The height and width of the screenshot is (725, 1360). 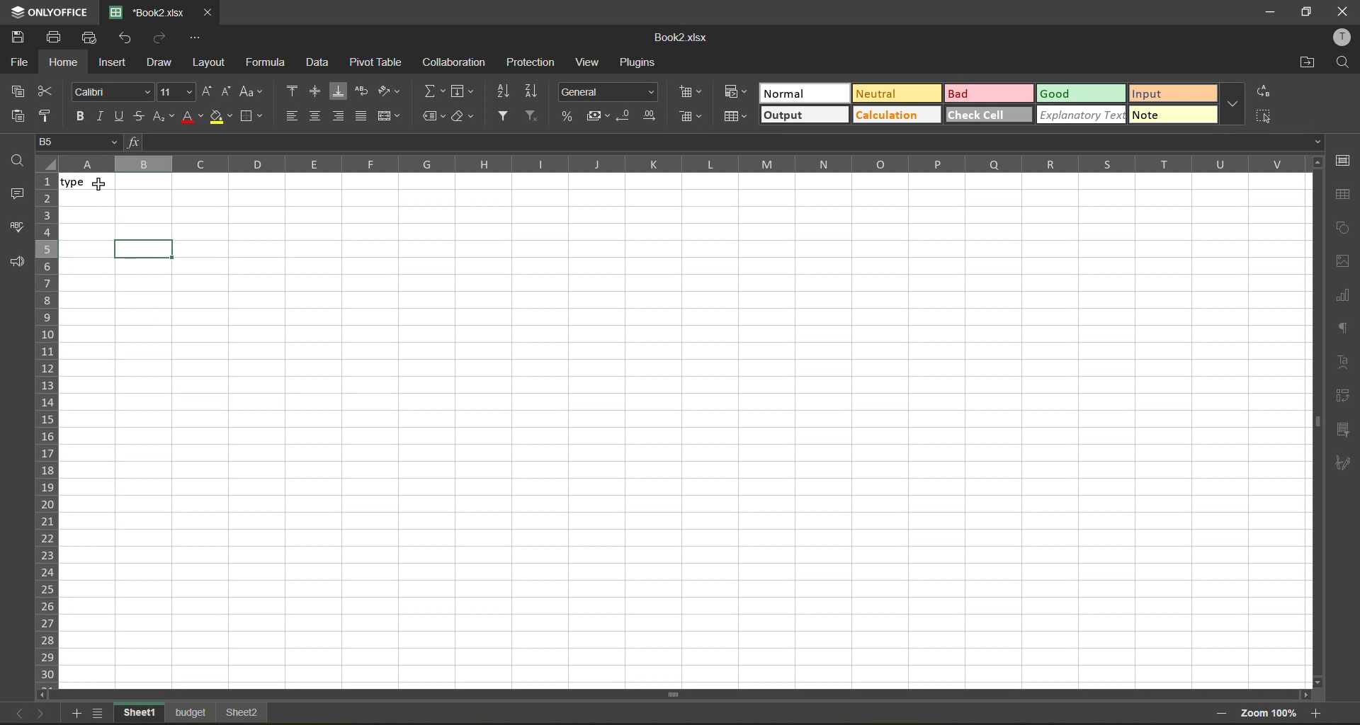 What do you see at coordinates (535, 91) in the screenshot?
I see `sort descending` at bounding box center [535, 91].